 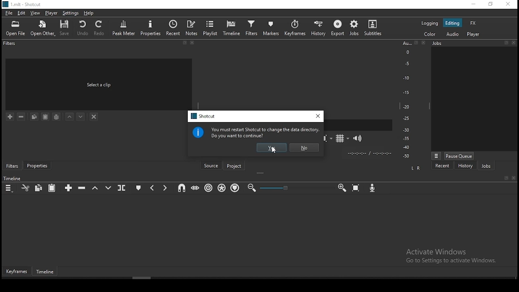 What do you see at coordinates (337, 29) in the screenshot?
I see `export` at bounding box center [337, 29].